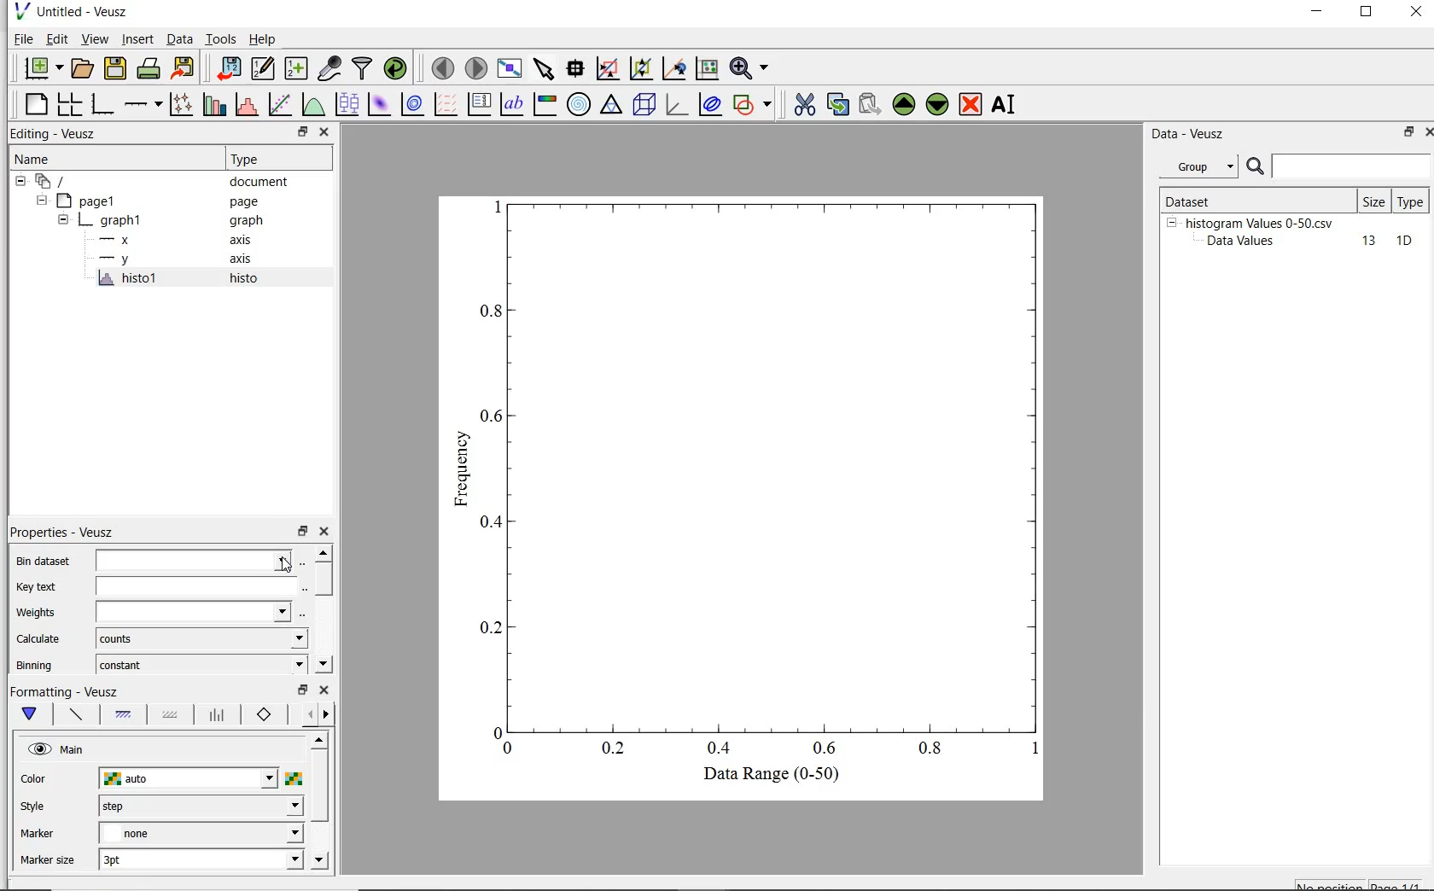 This screenshot has width=1434, height=891. I want to click on close, so click(324, 690).